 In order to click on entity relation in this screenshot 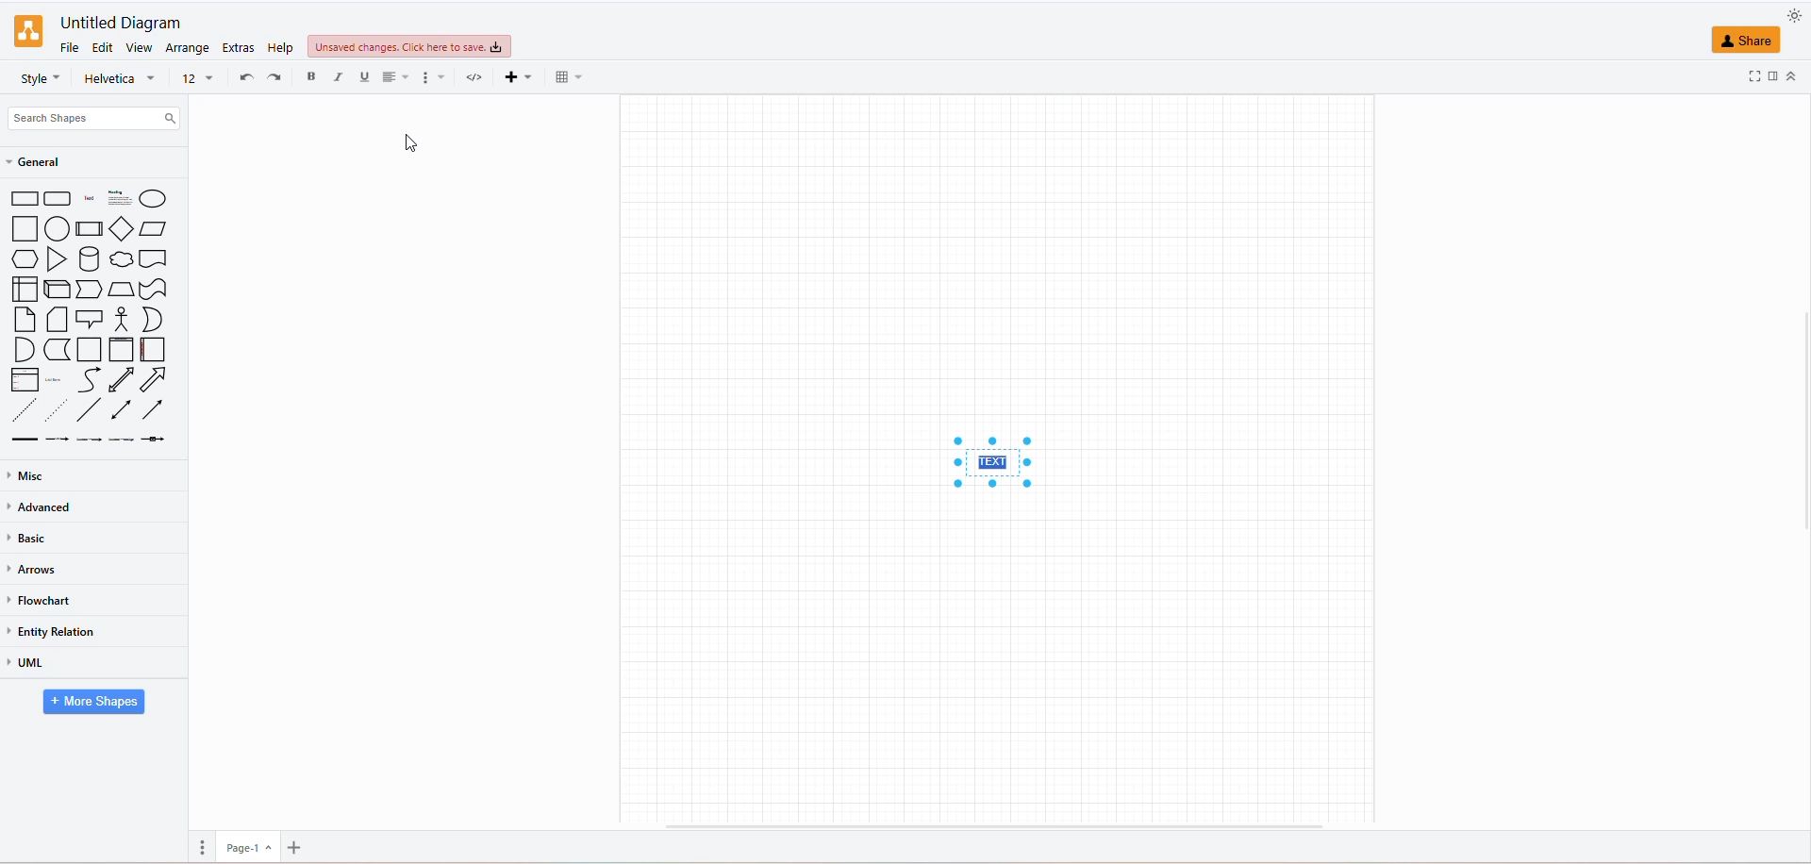, I will do `click(59, 631)`.